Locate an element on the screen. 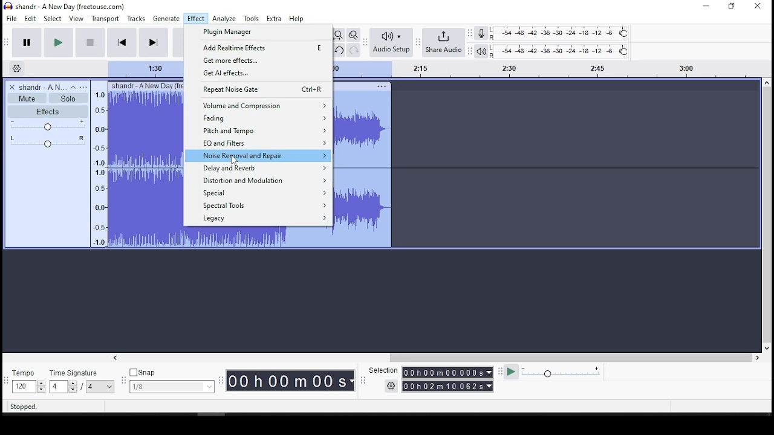 The width and height of the screenshot is (774, 435). repeat noise gate is located at coordinates (258, 89).